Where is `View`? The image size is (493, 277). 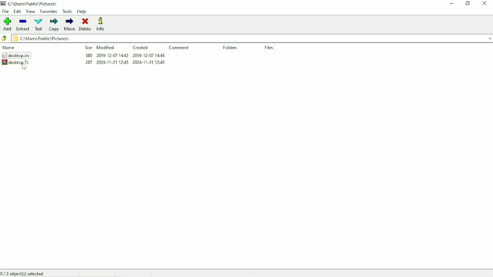
View is located at coordinates (30, 11).